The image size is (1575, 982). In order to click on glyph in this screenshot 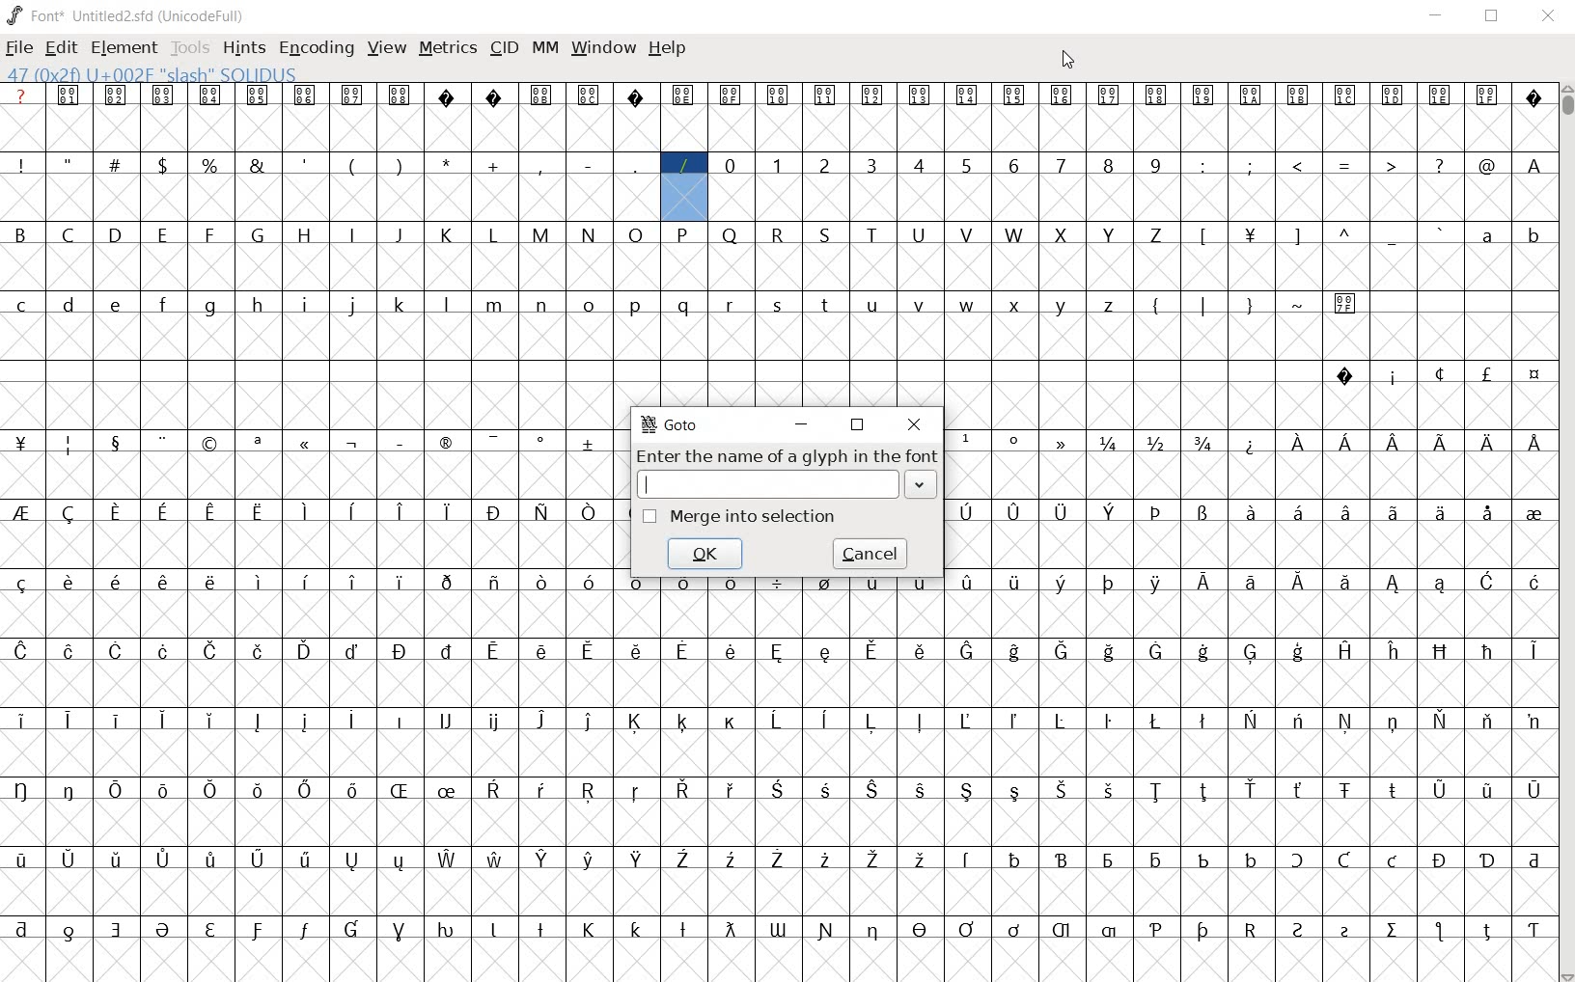, I will do `click(446, 583)`.